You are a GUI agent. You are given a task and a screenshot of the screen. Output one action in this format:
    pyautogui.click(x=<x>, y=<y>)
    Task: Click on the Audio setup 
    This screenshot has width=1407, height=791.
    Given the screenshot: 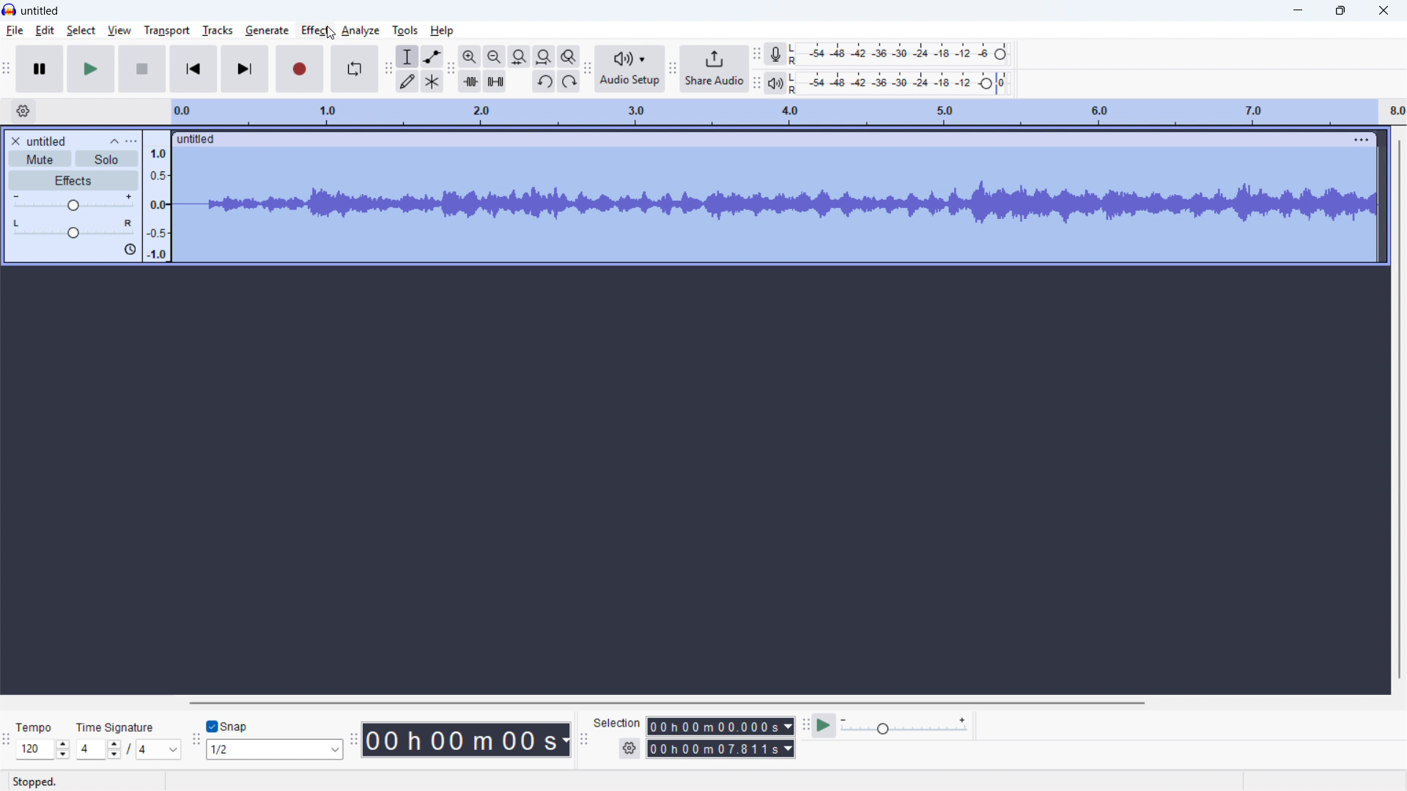 What is the action you would take?
    pyautogui.click(x=629, y=69)
    